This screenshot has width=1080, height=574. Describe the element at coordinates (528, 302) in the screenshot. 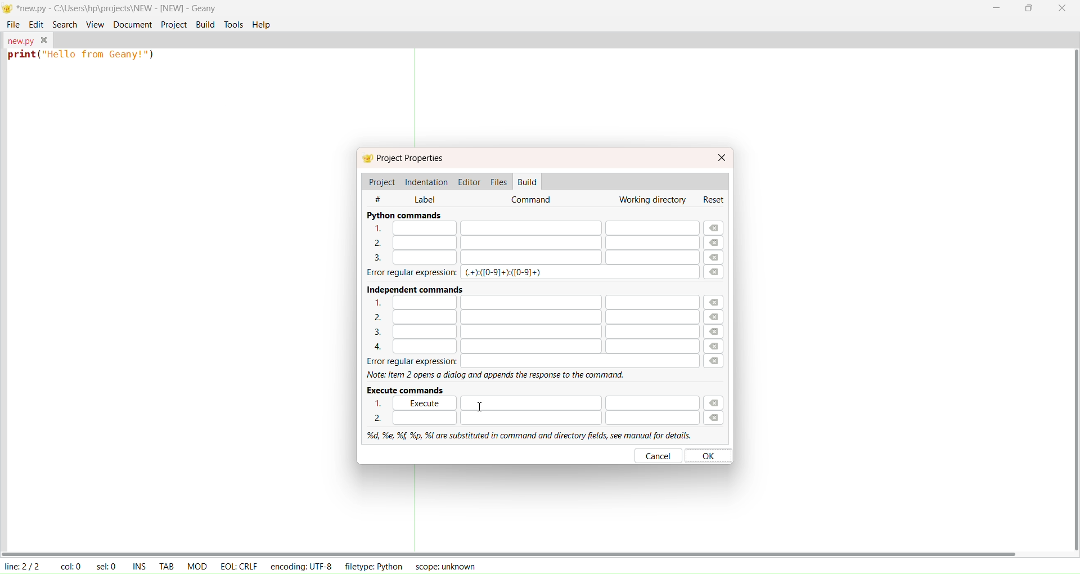

I see `1.` at that location.